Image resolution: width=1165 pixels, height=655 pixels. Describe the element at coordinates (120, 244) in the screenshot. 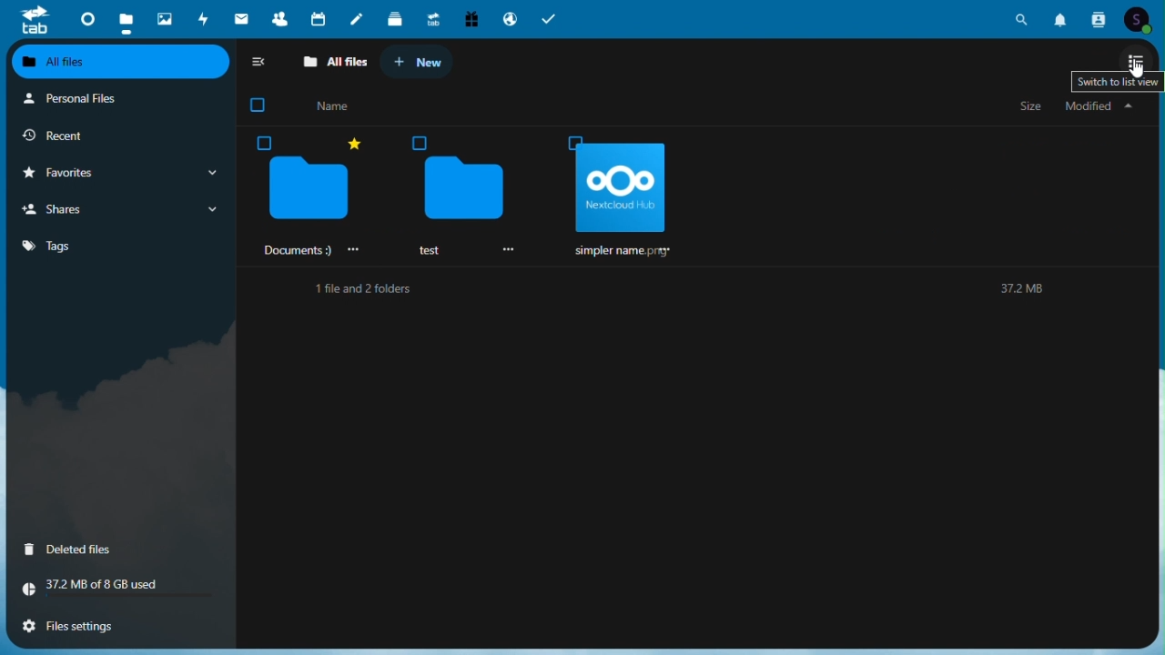

I see `Tag` at that location.